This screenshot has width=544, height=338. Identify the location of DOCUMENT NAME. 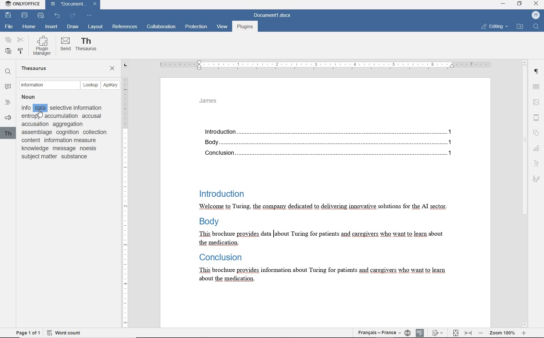
(275, 15).